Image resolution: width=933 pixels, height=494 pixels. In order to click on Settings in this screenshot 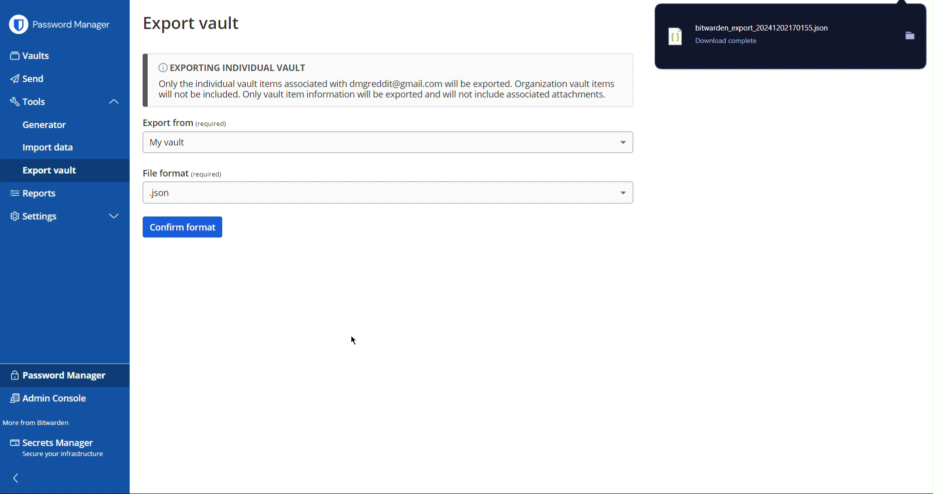, I will do `click(66, 219)`.